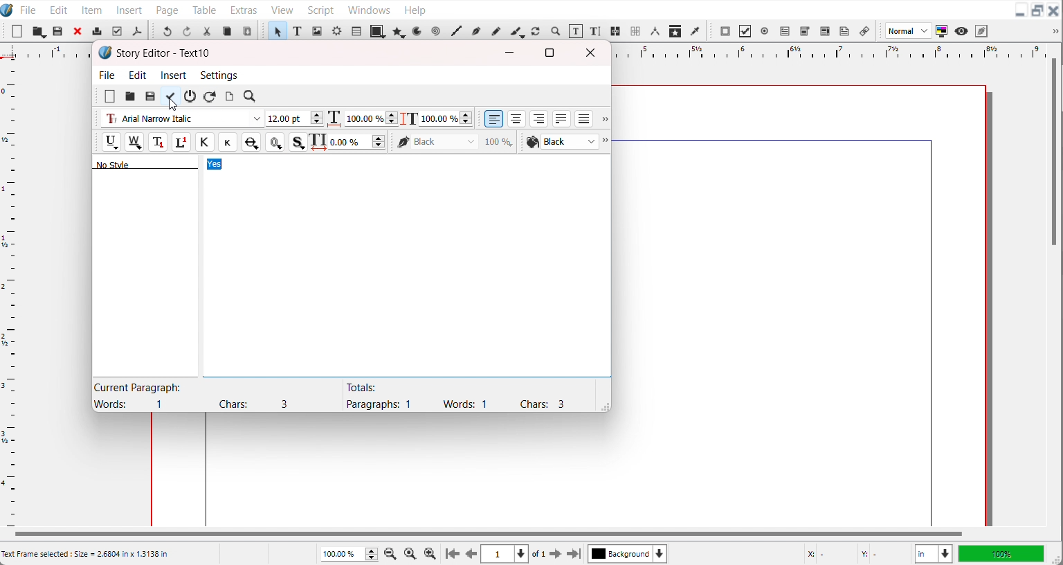  I want to click on Select current layer, so click(628, 553).